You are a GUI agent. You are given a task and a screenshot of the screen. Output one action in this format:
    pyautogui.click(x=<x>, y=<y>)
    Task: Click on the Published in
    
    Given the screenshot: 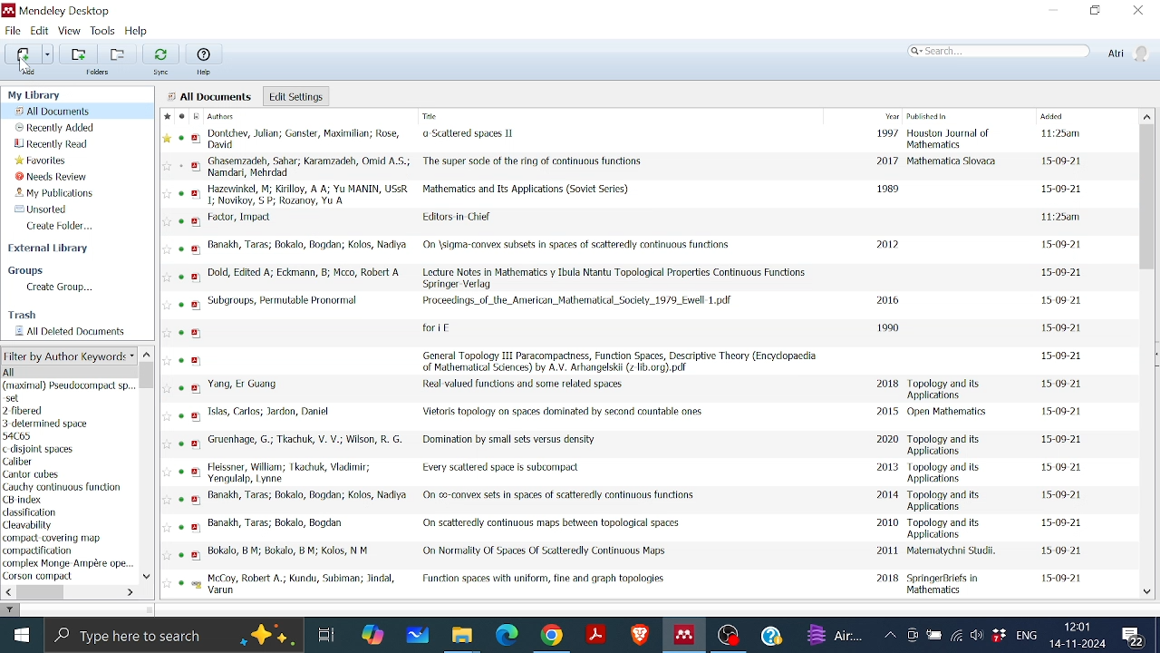 What is the action you would take?
    pyautogui.click(x=944, y=444)
    